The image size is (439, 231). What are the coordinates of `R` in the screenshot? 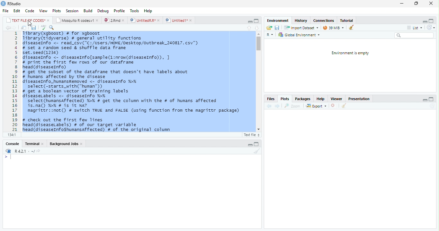 It's located at (270, 34).